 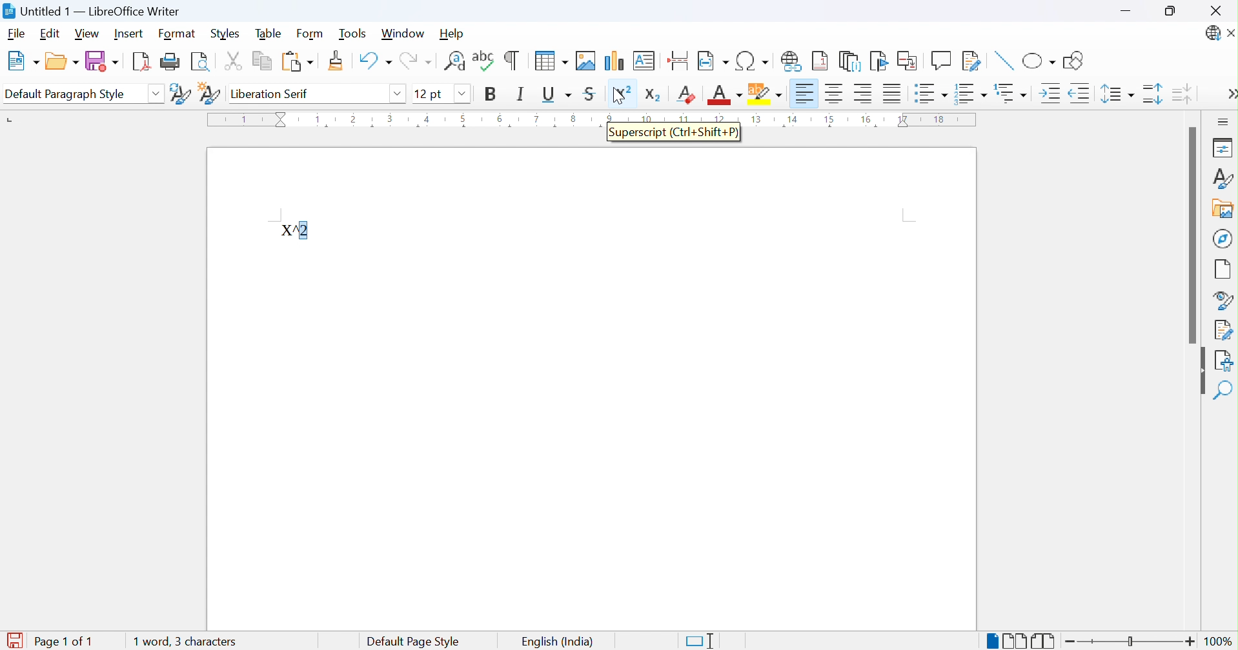 I want to click on Superscript (Ctrl+Shift+P), so click(x=676, y=137).